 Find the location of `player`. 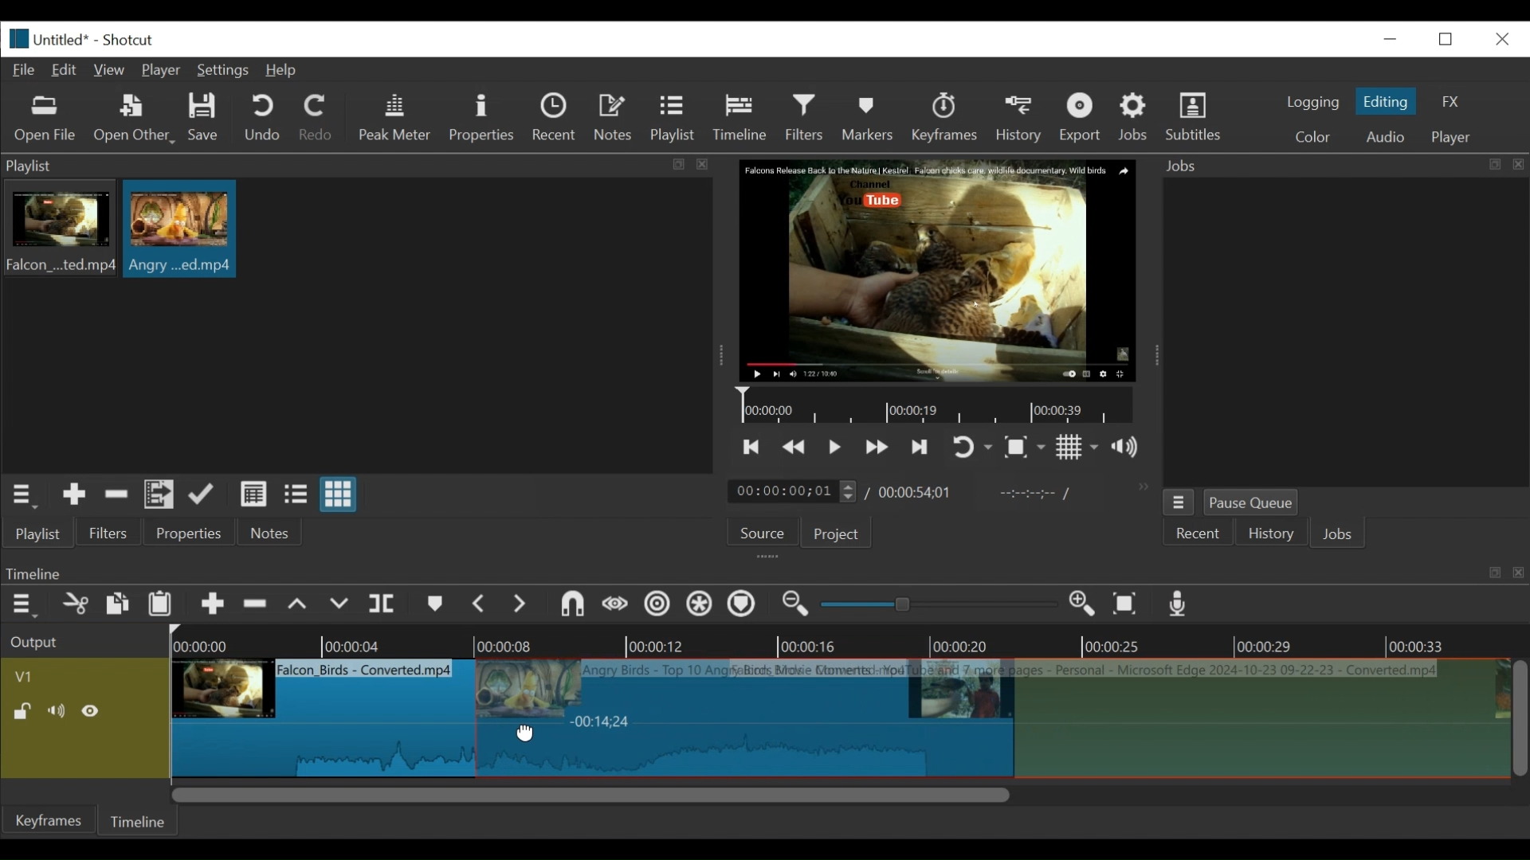

player is located at coordinates (1453, 138).